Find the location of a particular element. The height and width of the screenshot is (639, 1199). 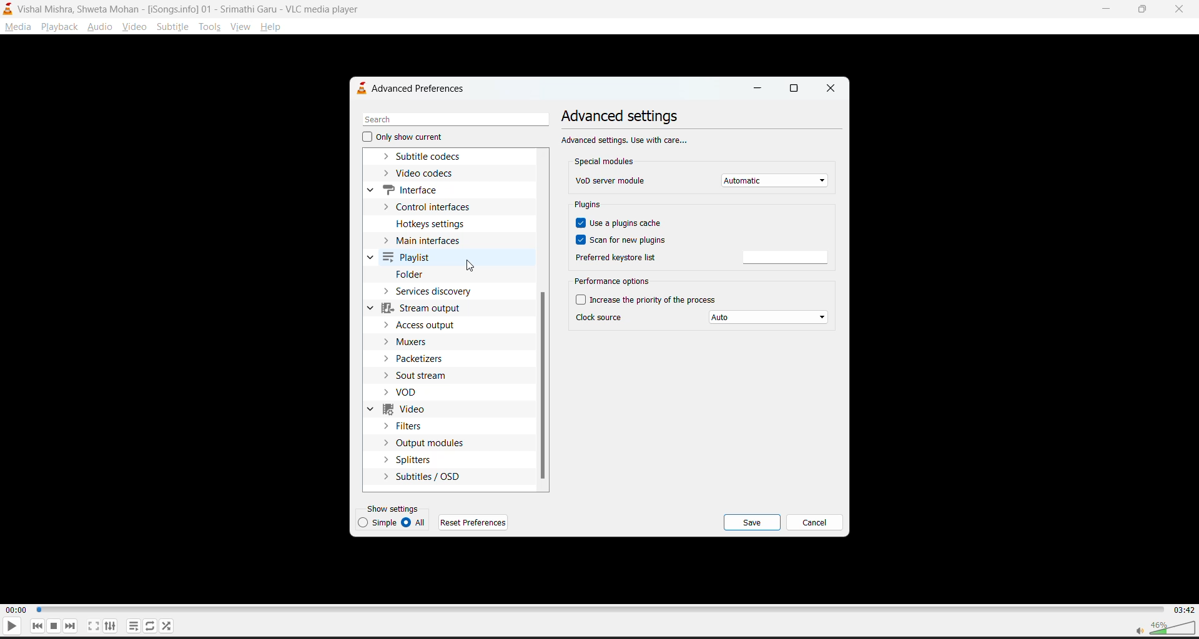

splitters is located at coordinates (410, 460).